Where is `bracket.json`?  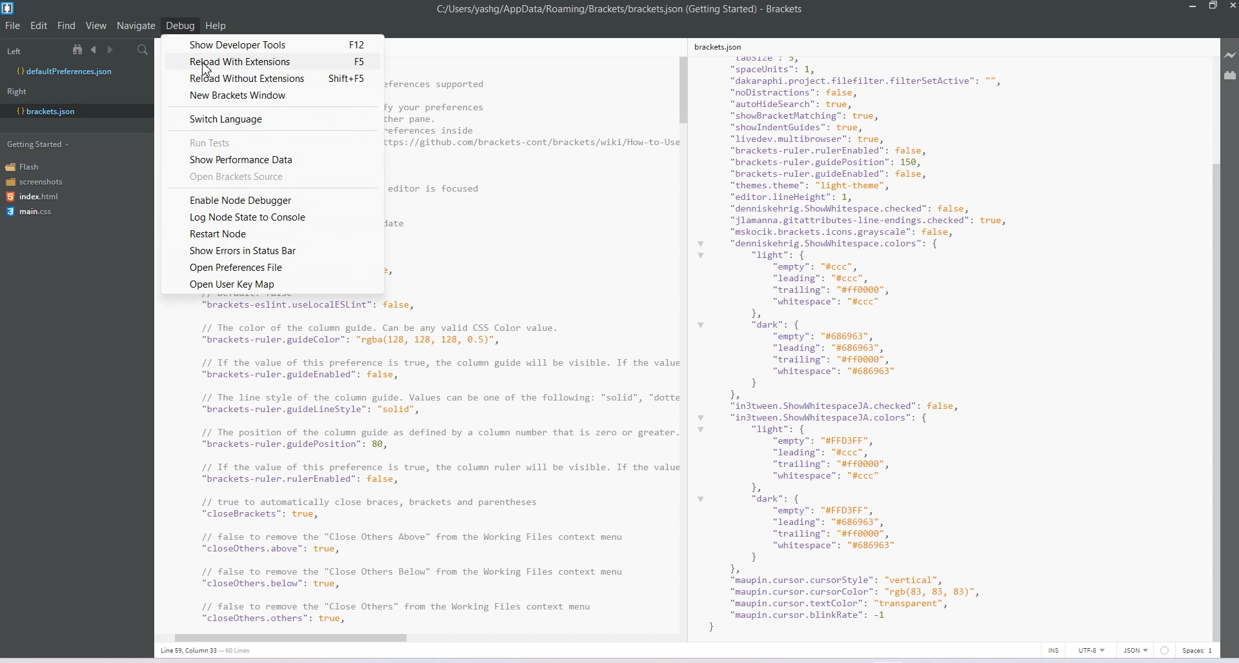
bracket.json is located at coordinates (74, 110).